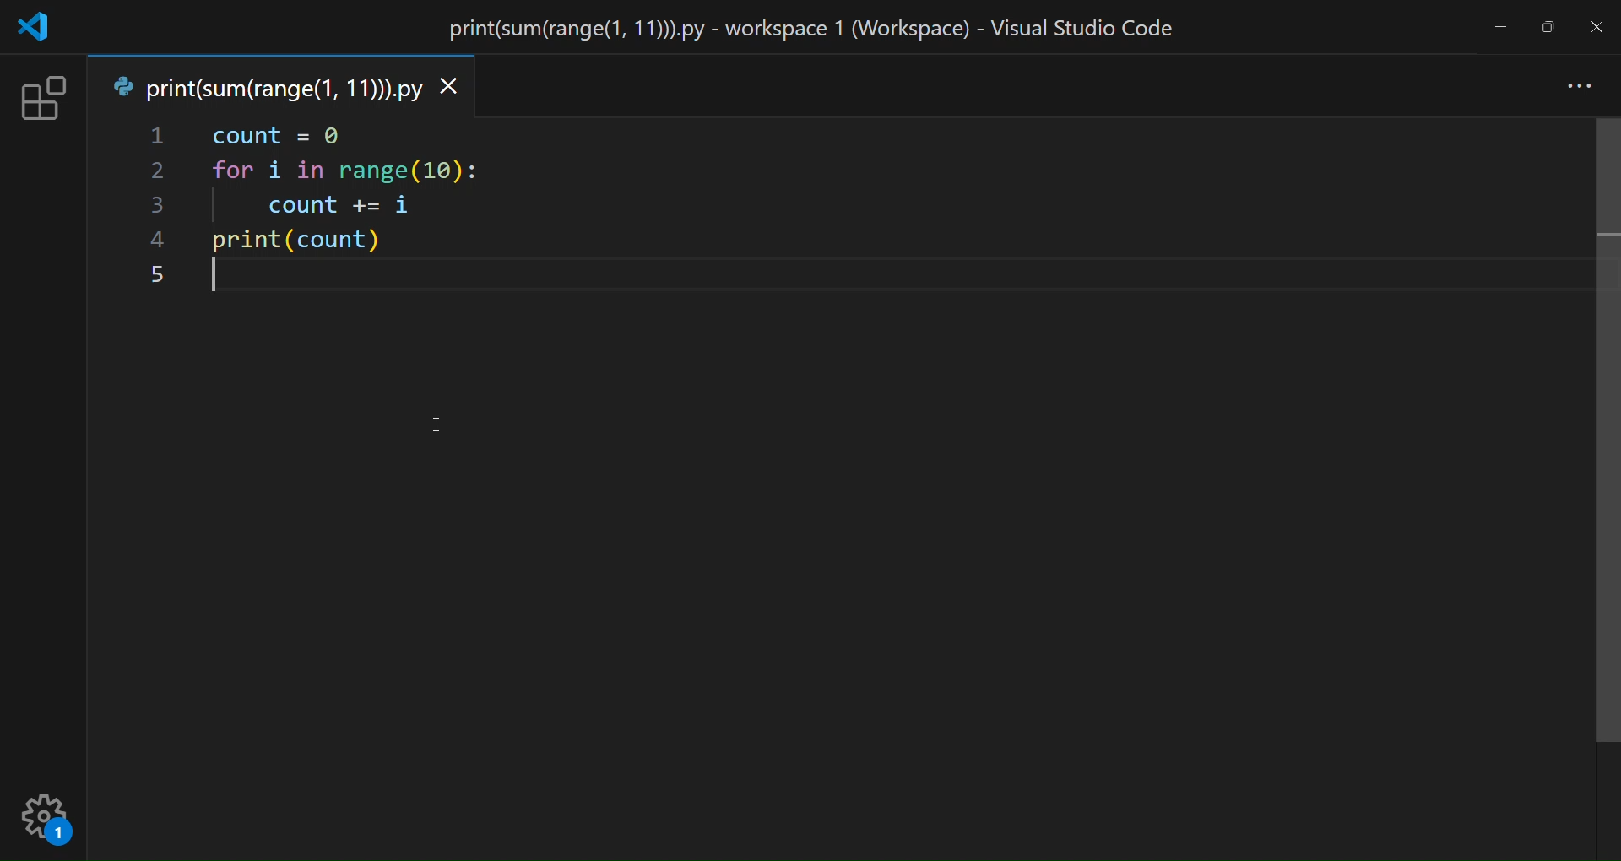  Describe the element at coordinates (394, 210) in the screenshot. I see `code block` at that location.